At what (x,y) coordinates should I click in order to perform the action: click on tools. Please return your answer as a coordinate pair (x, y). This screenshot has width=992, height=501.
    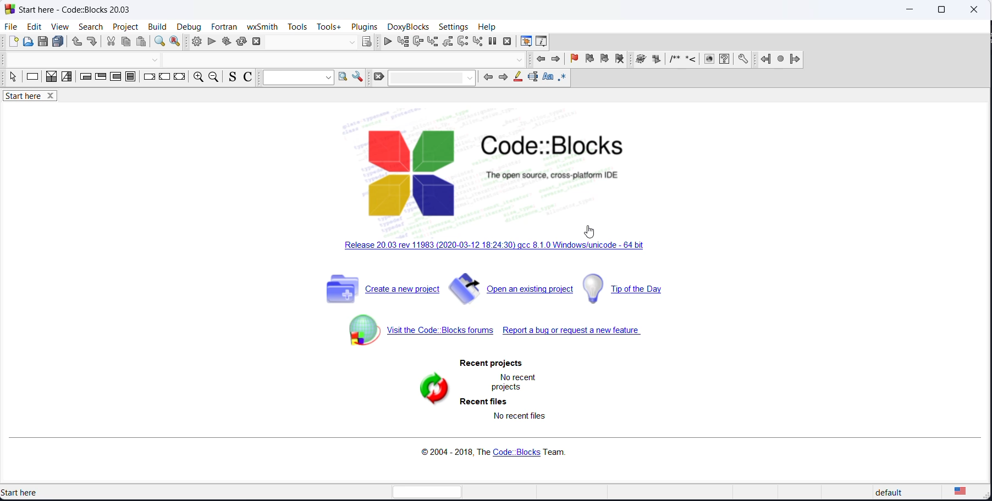
    Looking at the image, I should click on (297, 26).